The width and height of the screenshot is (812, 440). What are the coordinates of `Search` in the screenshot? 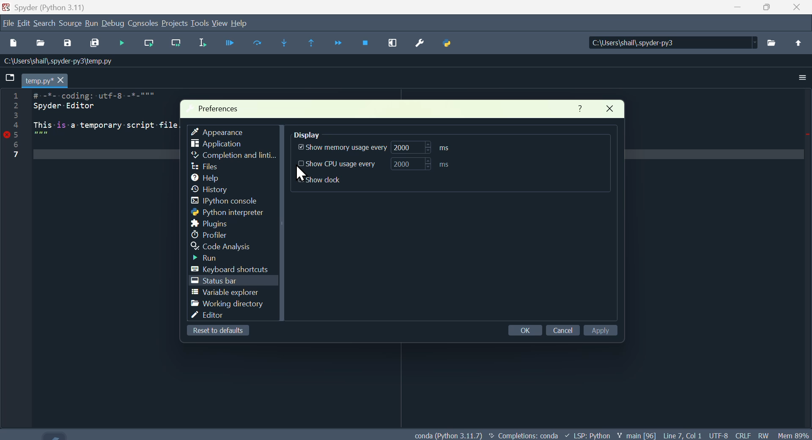 It's located at (45, 22).